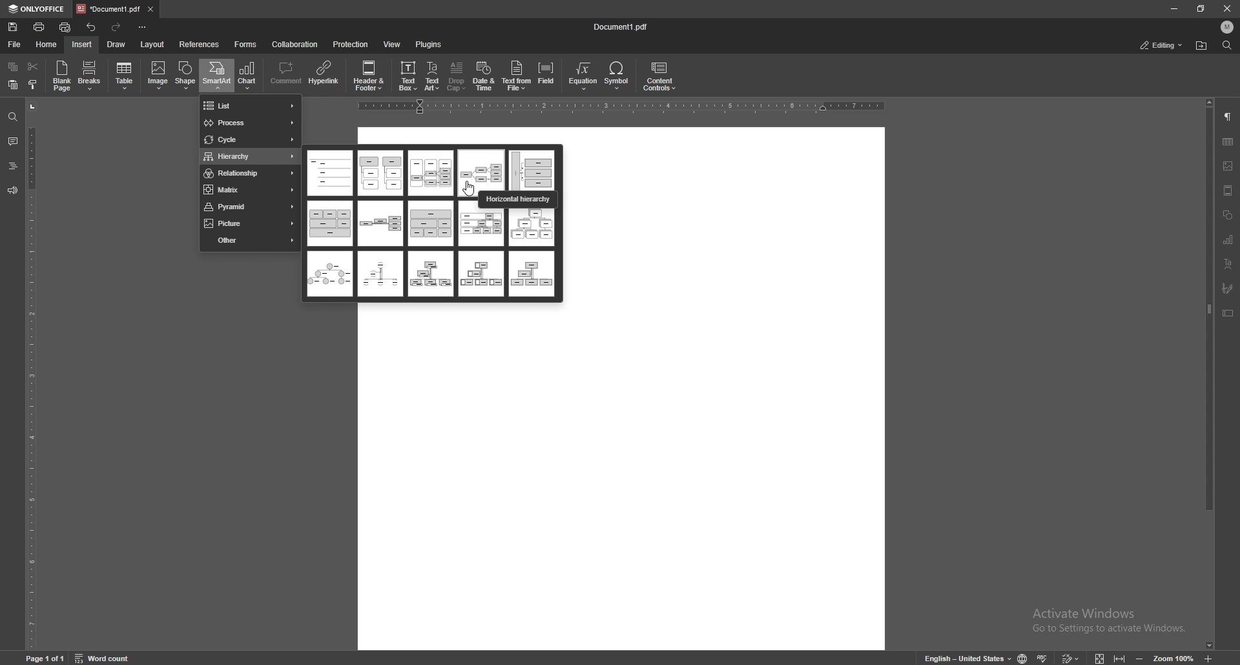 The width and height of the screenshot is (1240, 665). What do you see at coordinates (351, 44) in the screenshot?
I see `protection` at bounding box center [351, 44].